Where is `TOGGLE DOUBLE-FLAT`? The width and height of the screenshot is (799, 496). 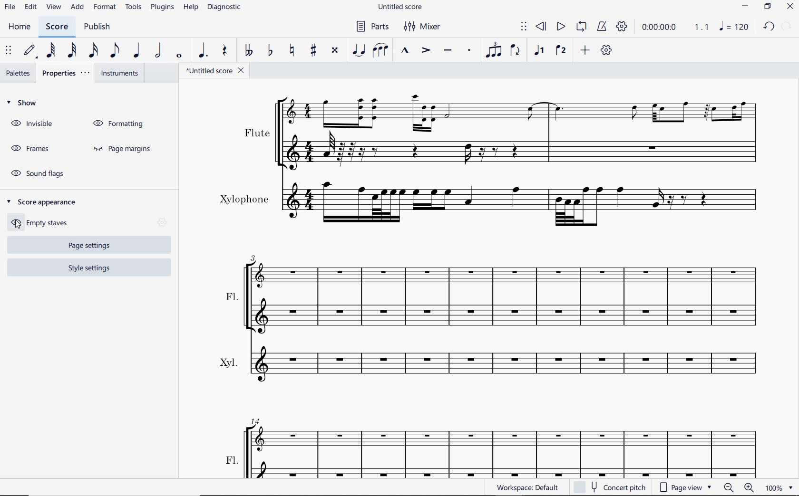
TOGGLE DOUBLE-FLAT is located at coordinates (250, 50).